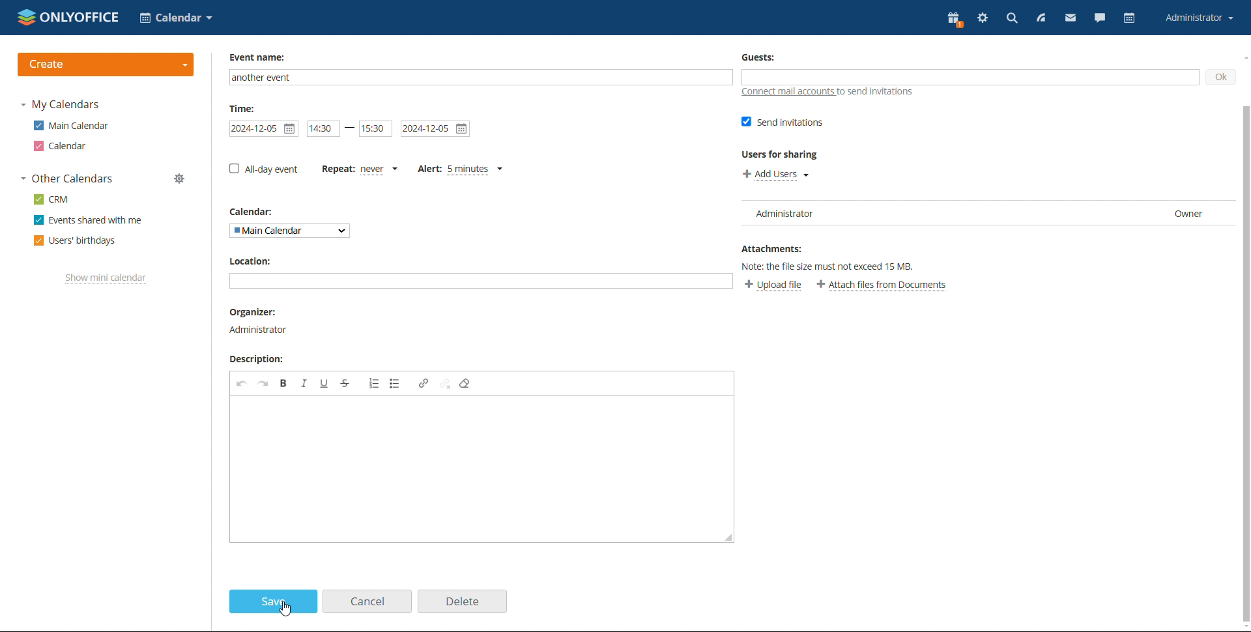 The width and height of the screenshot is (1251, 632). Describe the element at coordinates (466, 383) in the screenshot. I see `remove format` at that location.